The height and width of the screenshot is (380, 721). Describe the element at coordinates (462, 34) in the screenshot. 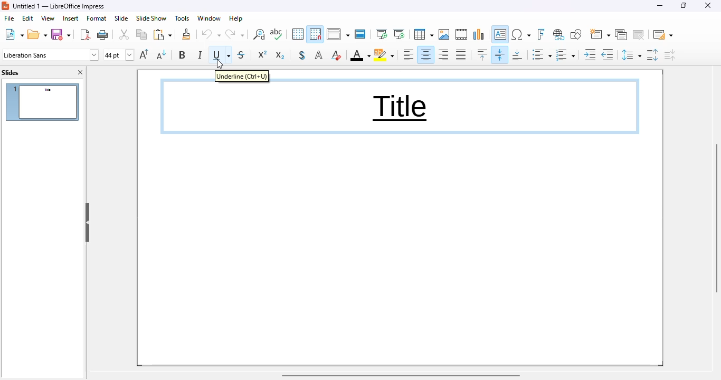

I see `insert audio or video` at that location.